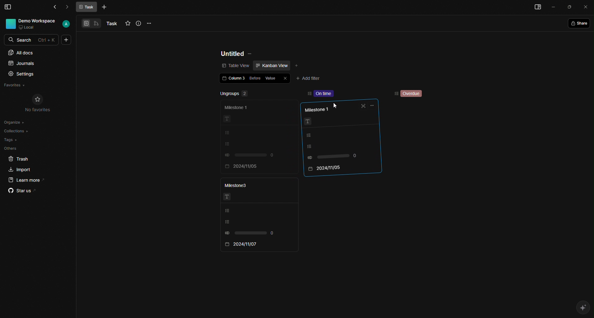  What do you see at coordinates (317, 109) in the screenshot?
I see `Milestone 1` at bounding box center [317, 109].